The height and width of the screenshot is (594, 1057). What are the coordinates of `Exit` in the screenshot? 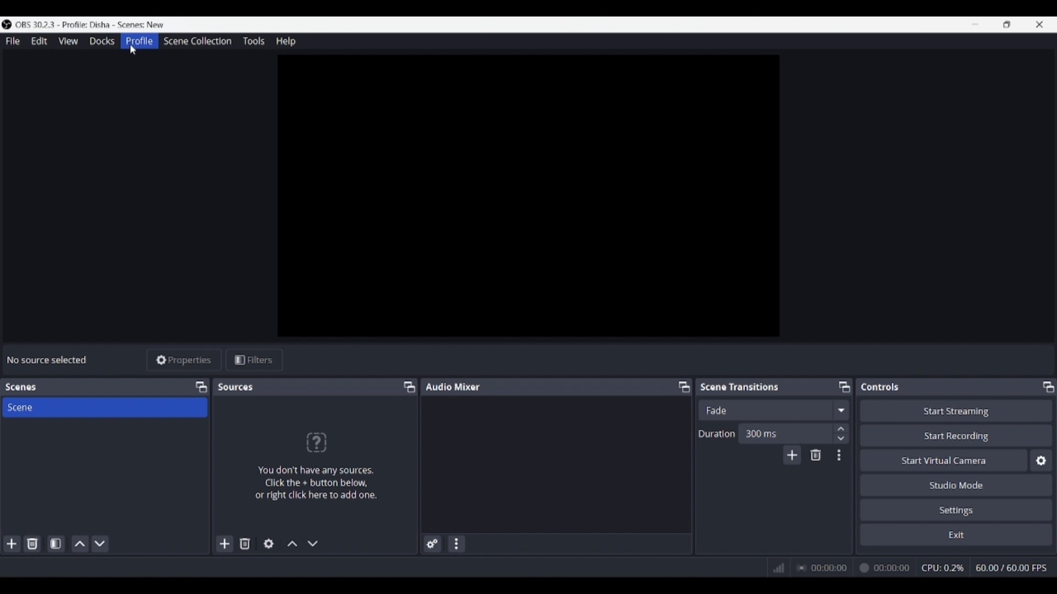 It's located at (956, 534).